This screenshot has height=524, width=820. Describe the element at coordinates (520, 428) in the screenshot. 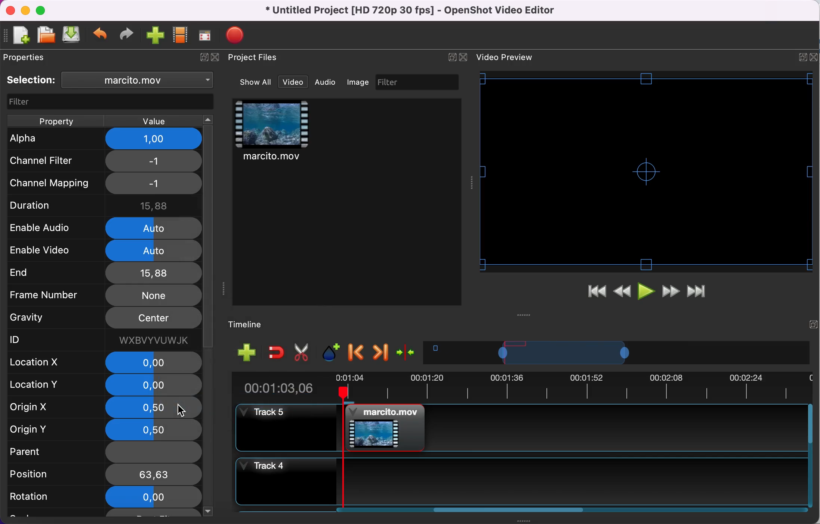

I see `track 5` at that location.